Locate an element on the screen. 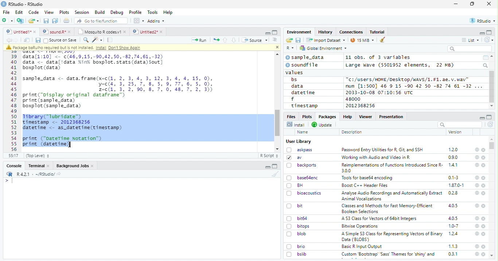 This screenshot has height=261, width=498. open an existing file is located at coordinates (33, 21).